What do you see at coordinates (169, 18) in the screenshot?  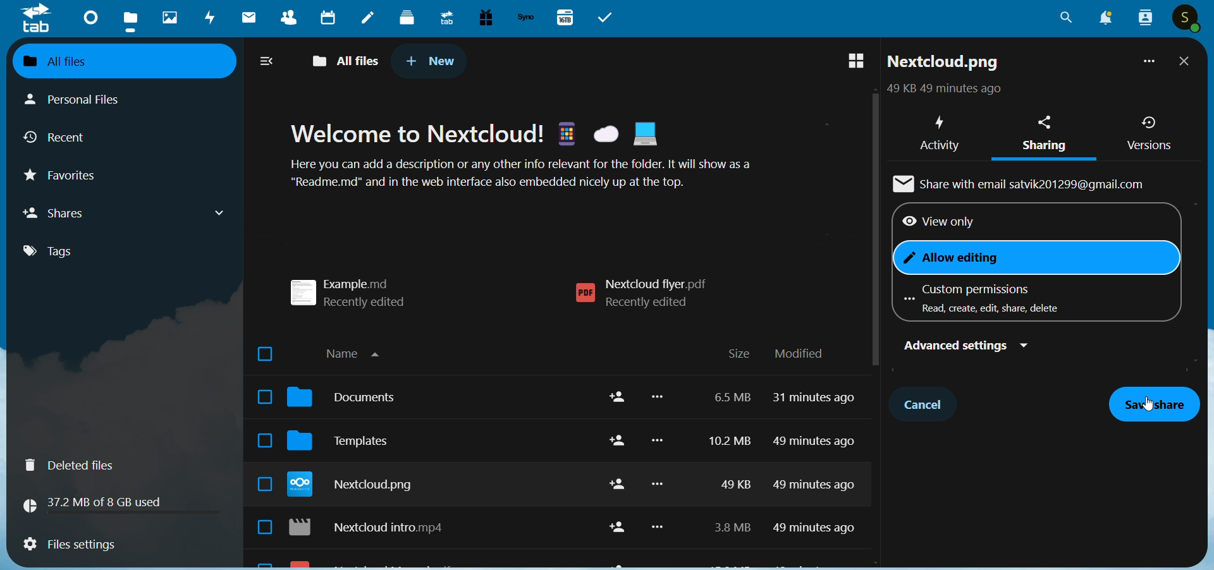 I see `photos` at bounding box center [169, 18].